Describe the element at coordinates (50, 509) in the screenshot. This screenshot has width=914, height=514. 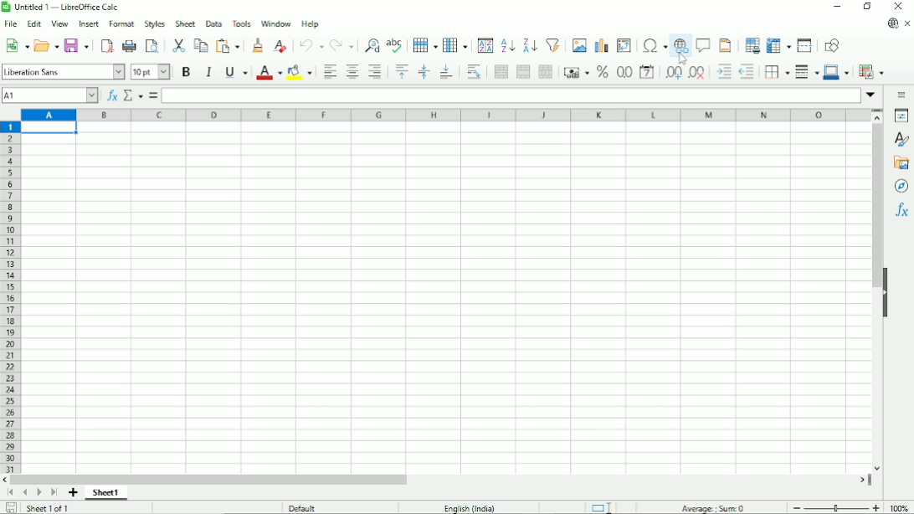
I see `Sheet 1 of 1` at that location.